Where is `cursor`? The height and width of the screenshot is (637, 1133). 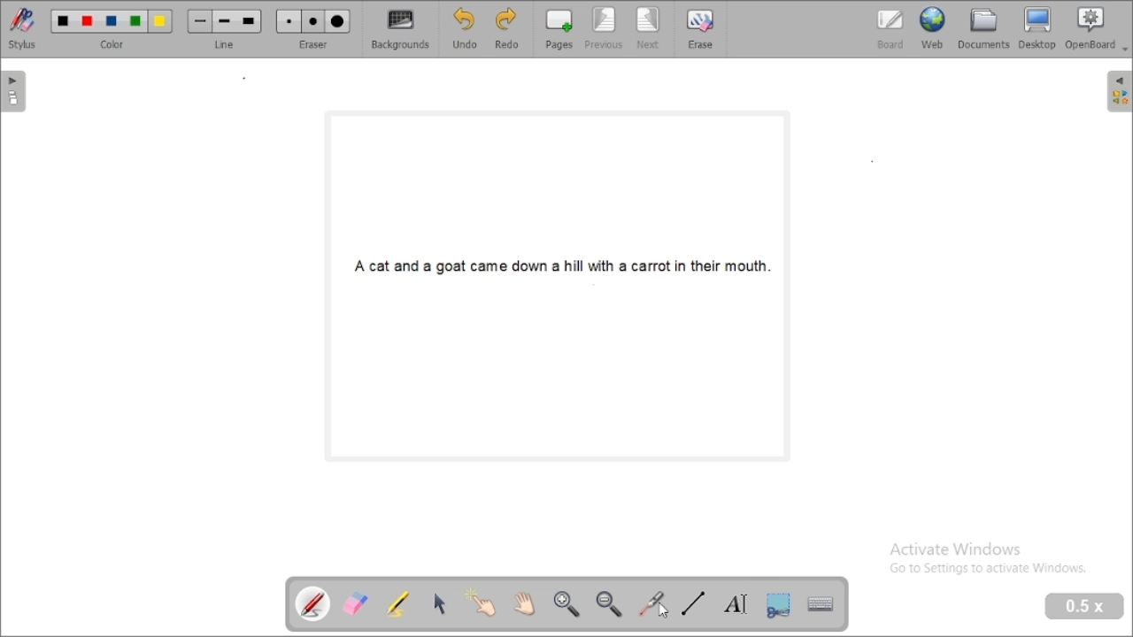 cursor is located at coordinates (667, 610).